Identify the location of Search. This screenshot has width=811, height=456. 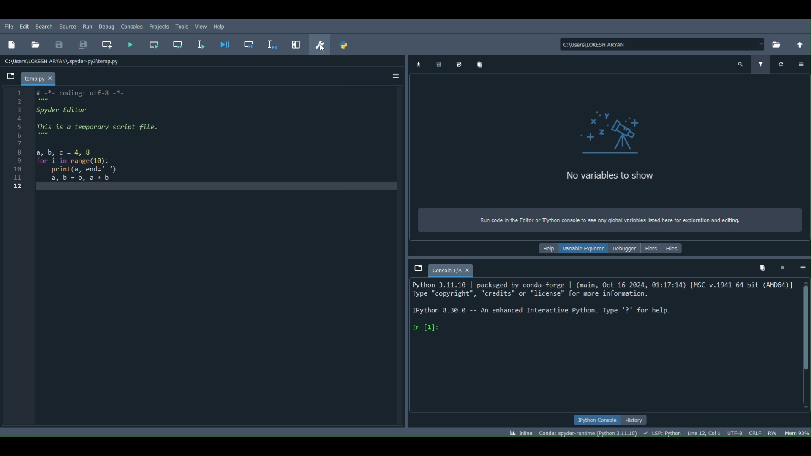
(44, 26).